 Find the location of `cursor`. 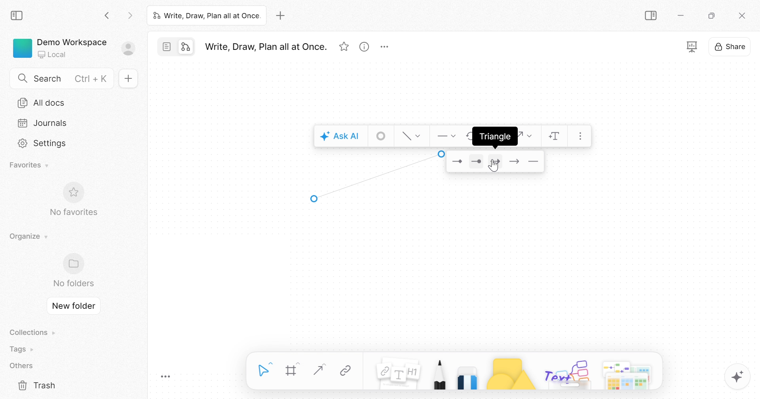

cursor is located at coordinates (494, 167).